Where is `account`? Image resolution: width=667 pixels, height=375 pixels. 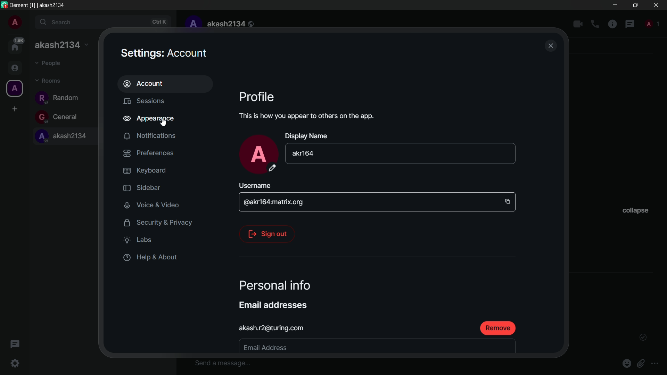 account is located at coordinates (166, 83).